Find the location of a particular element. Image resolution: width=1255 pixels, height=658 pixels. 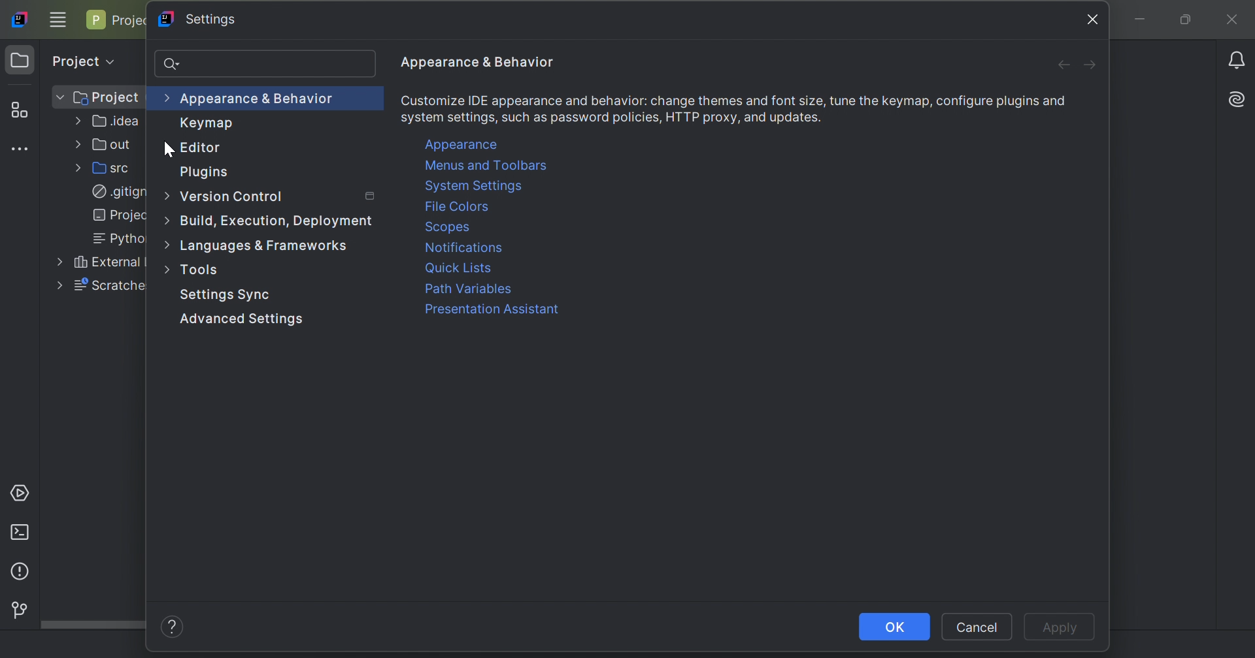

Plugins is located at coordinates (208, 173).